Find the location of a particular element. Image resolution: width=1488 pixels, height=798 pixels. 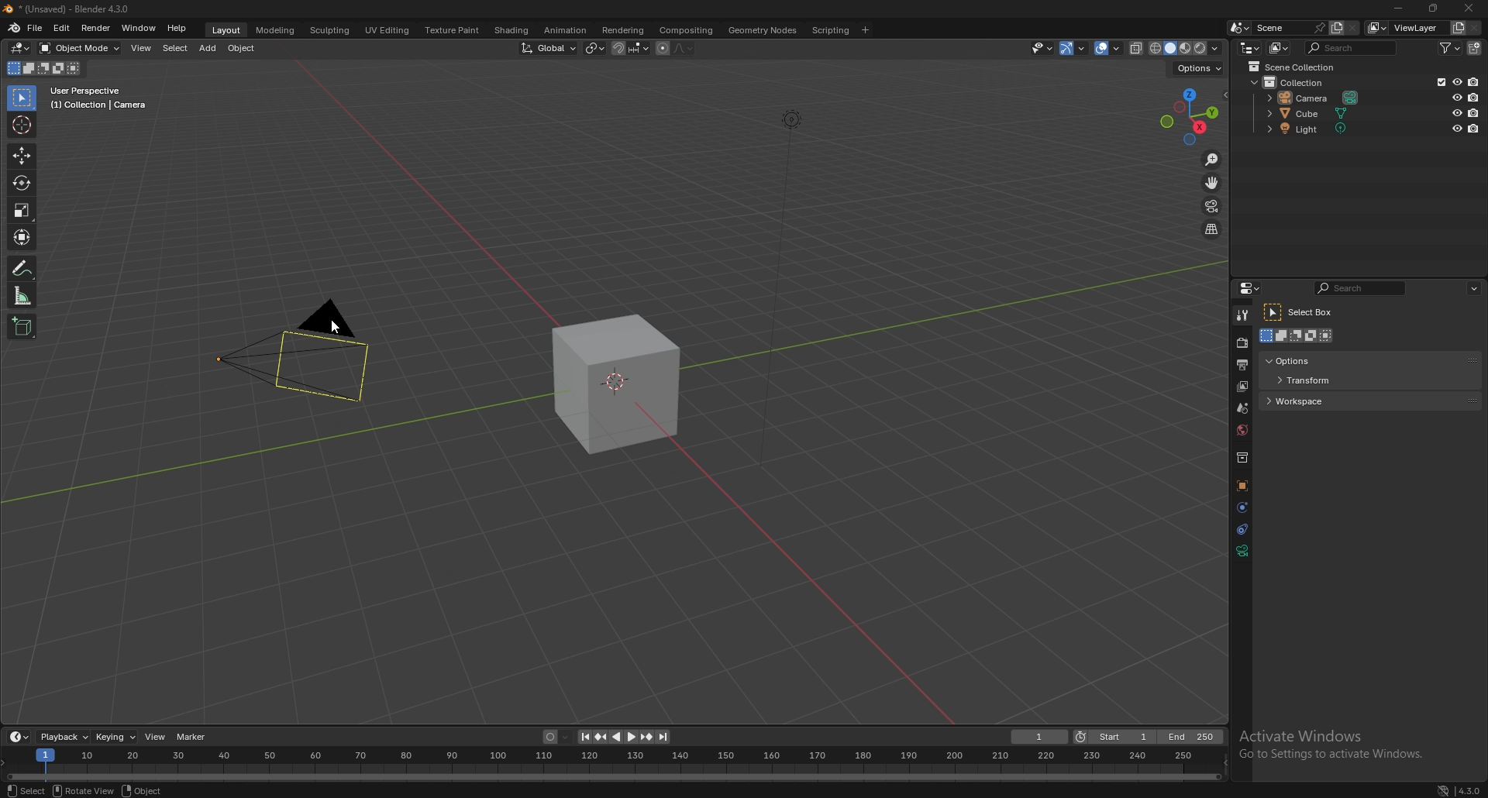

hide in viewport is located at coordinates (1455, 98).